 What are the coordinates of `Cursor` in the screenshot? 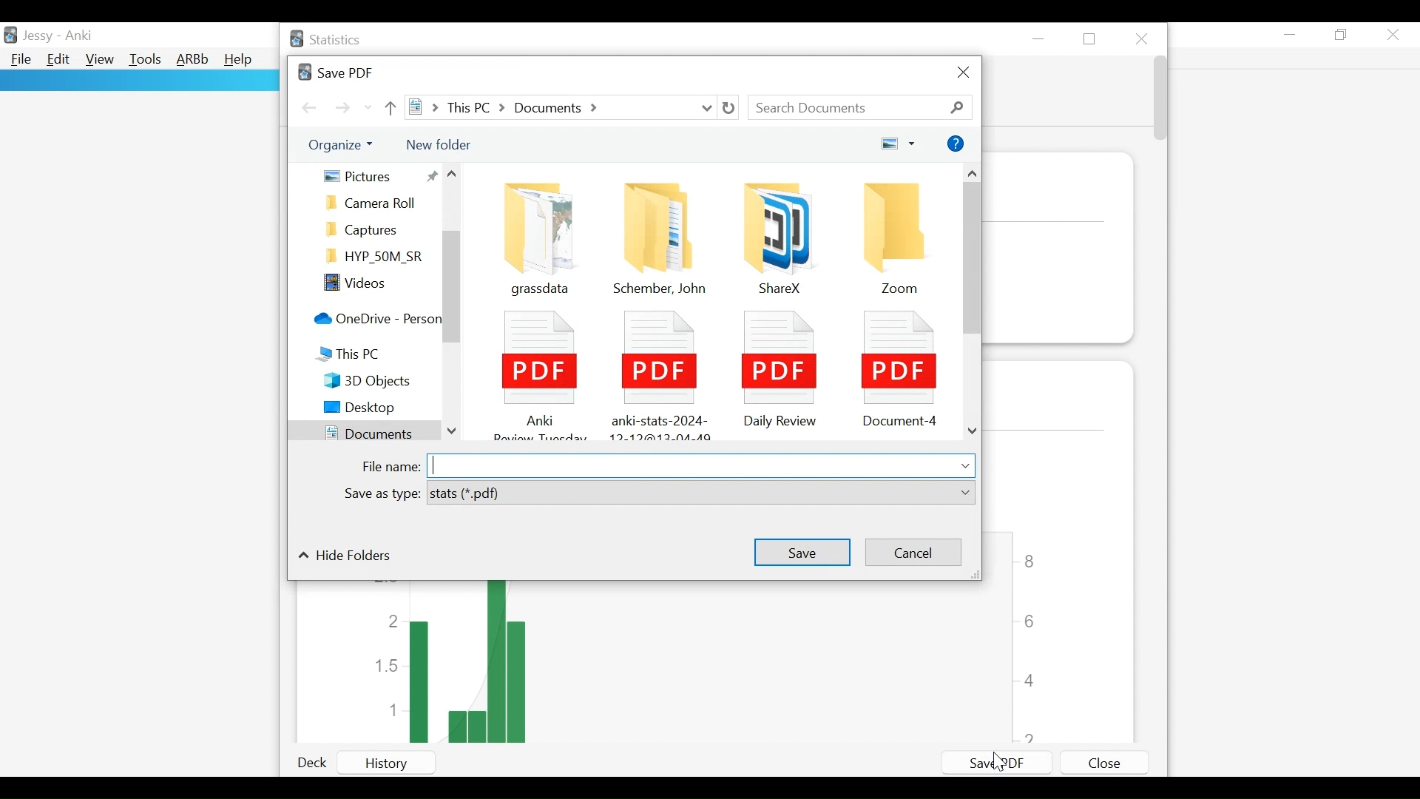 It's located at (1002, 764).